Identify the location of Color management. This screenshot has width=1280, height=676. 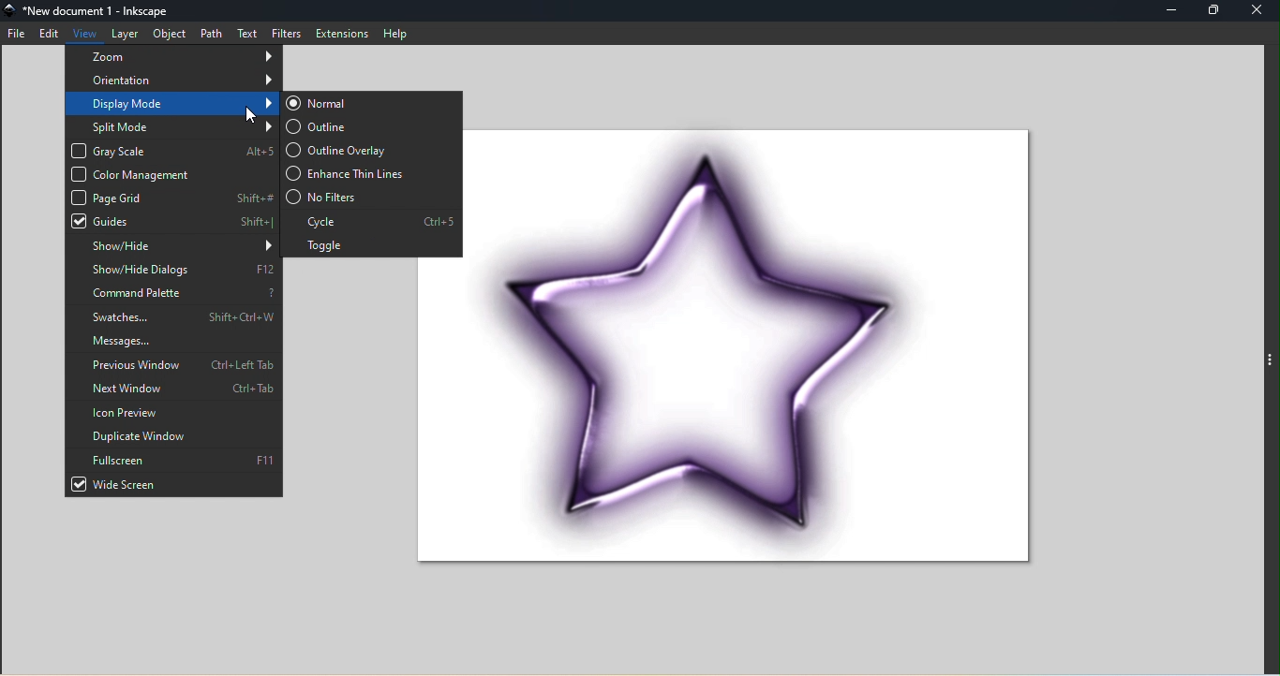
(171, 173).